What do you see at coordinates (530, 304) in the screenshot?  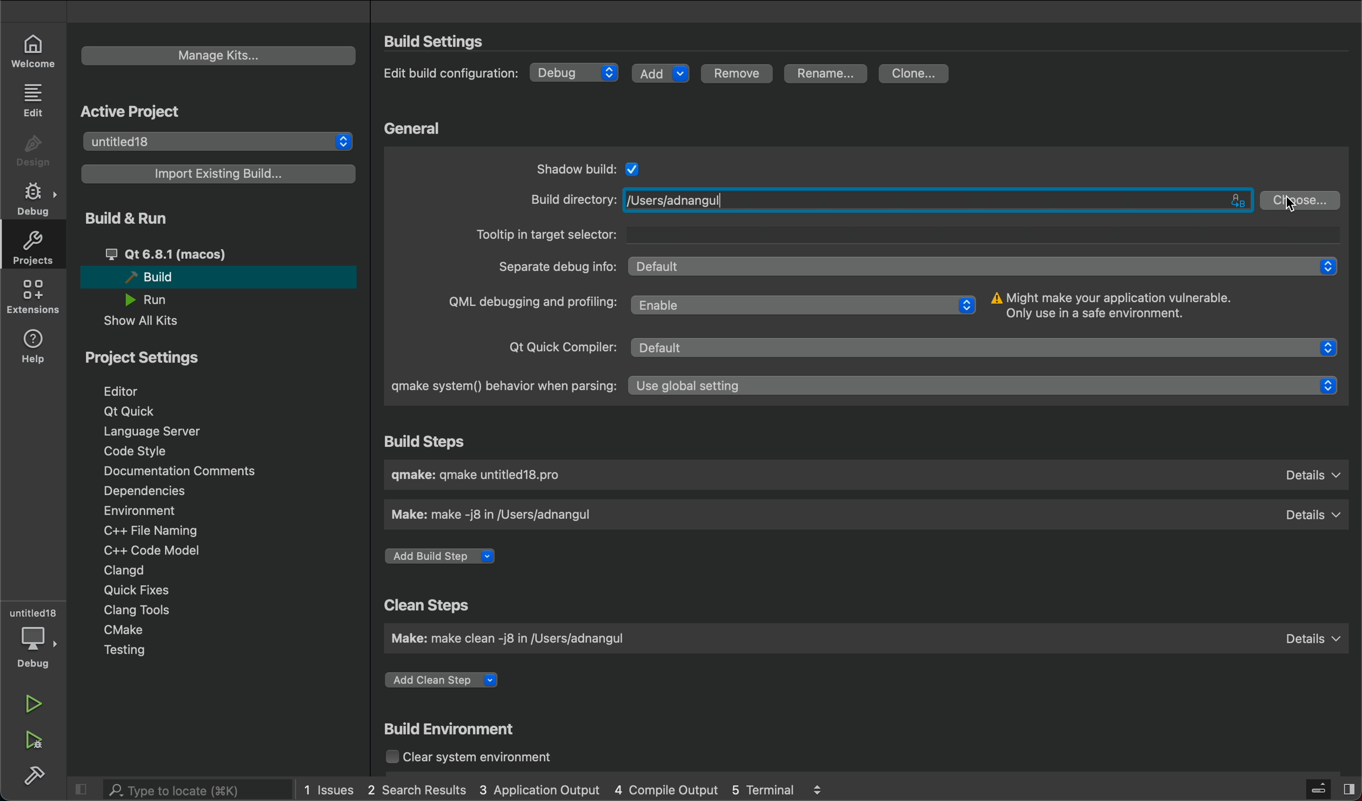 I see `QML debugging and profiling:` at bounding box center [530, 304].